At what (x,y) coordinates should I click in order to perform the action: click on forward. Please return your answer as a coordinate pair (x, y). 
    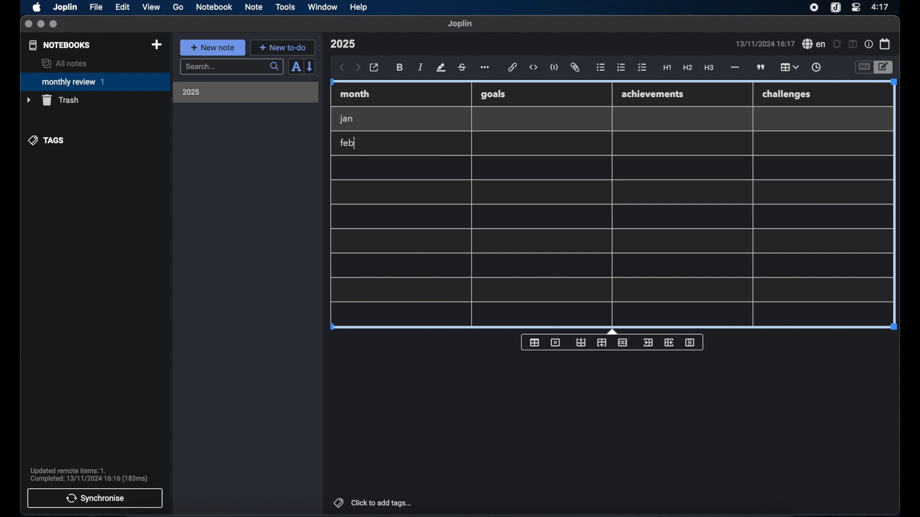
    Looking at the image, I should click on (358, 68).